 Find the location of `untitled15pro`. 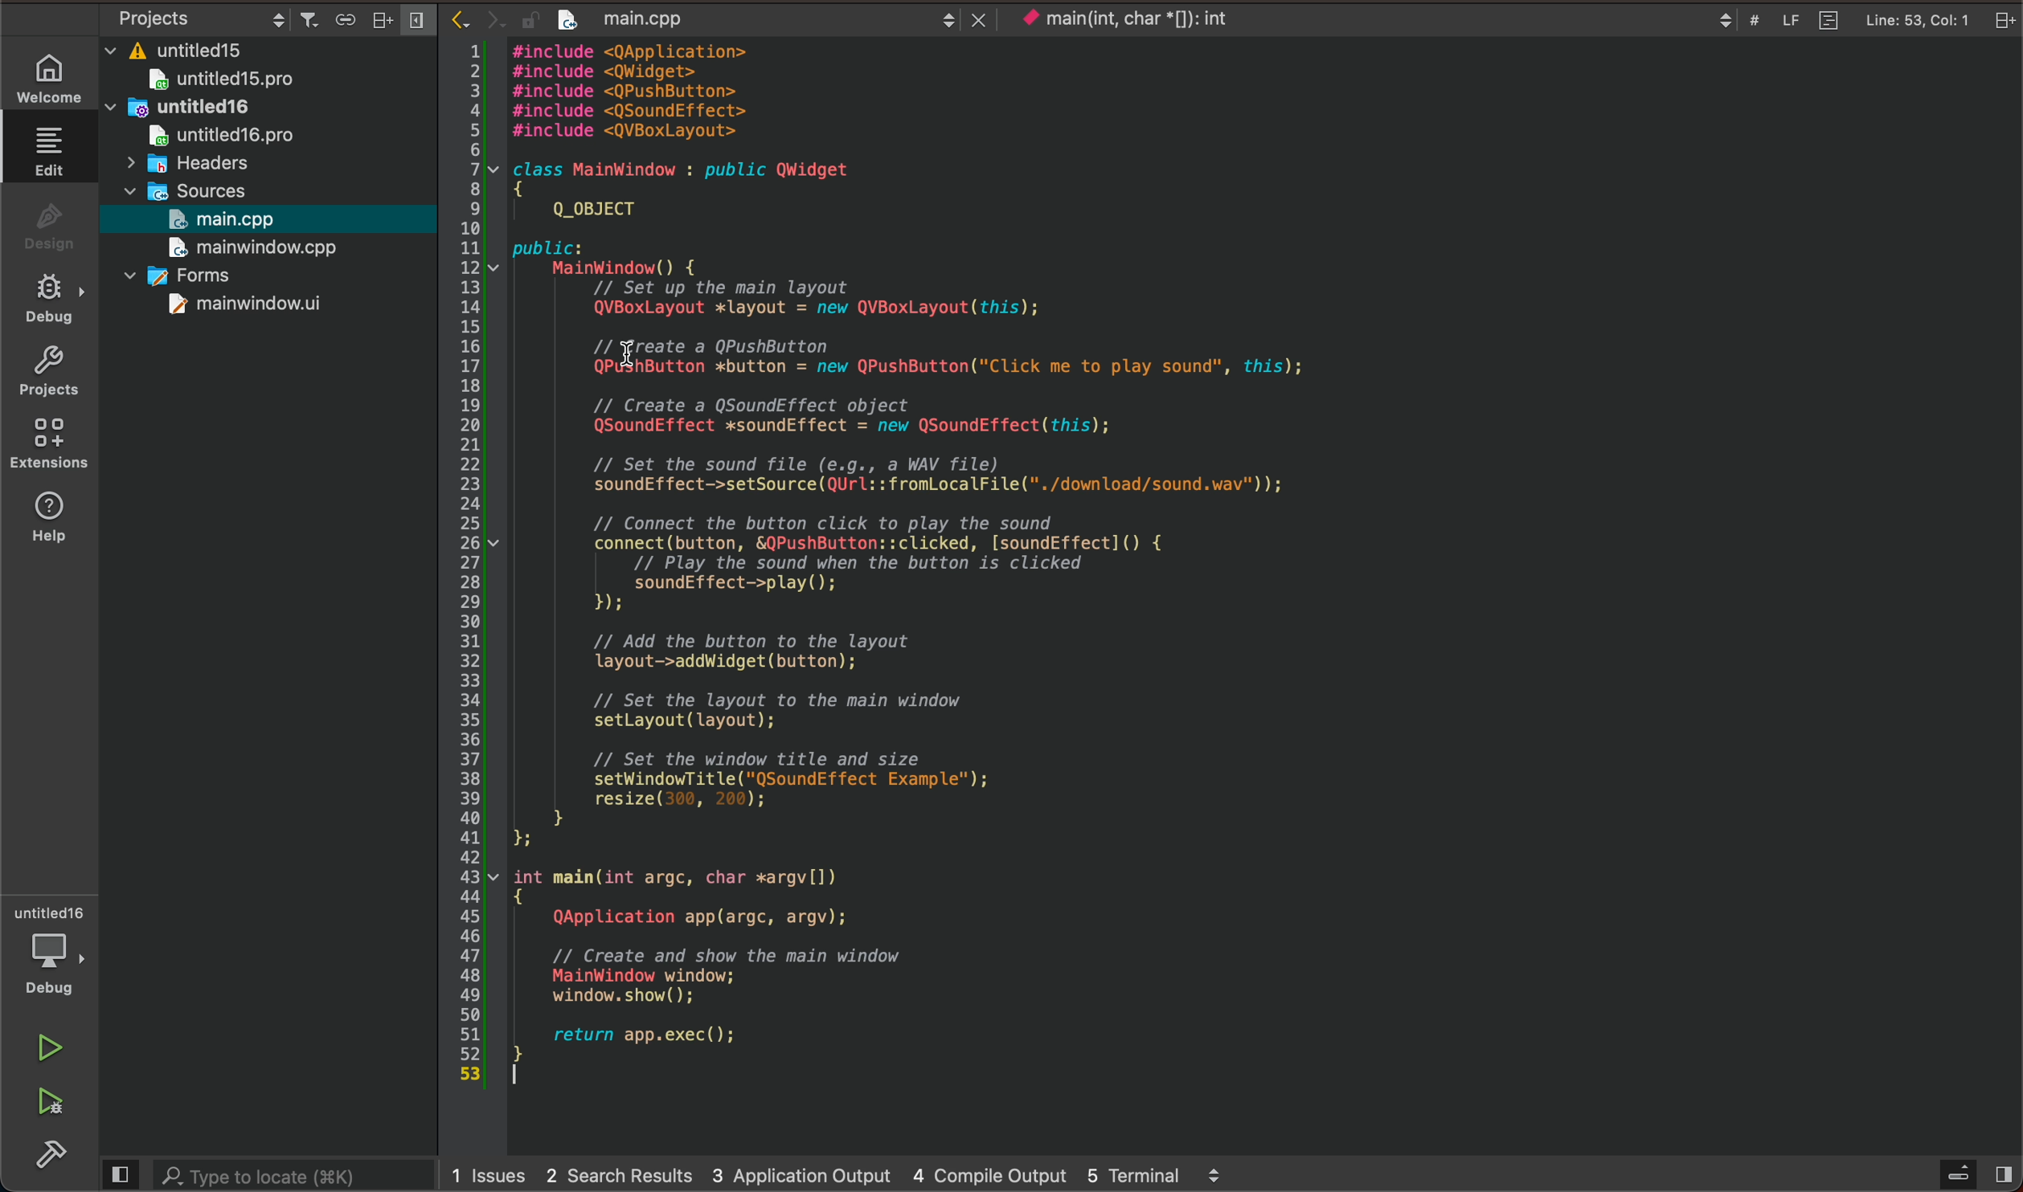

untitled15pro is located at coordinates (233, 81).